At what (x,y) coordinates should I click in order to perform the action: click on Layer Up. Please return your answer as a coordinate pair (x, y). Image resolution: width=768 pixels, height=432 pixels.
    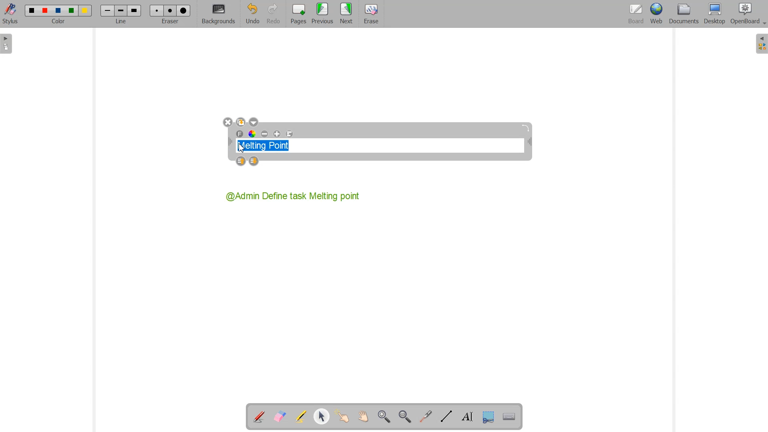
    Looking at the image, I should click on (242, 161).